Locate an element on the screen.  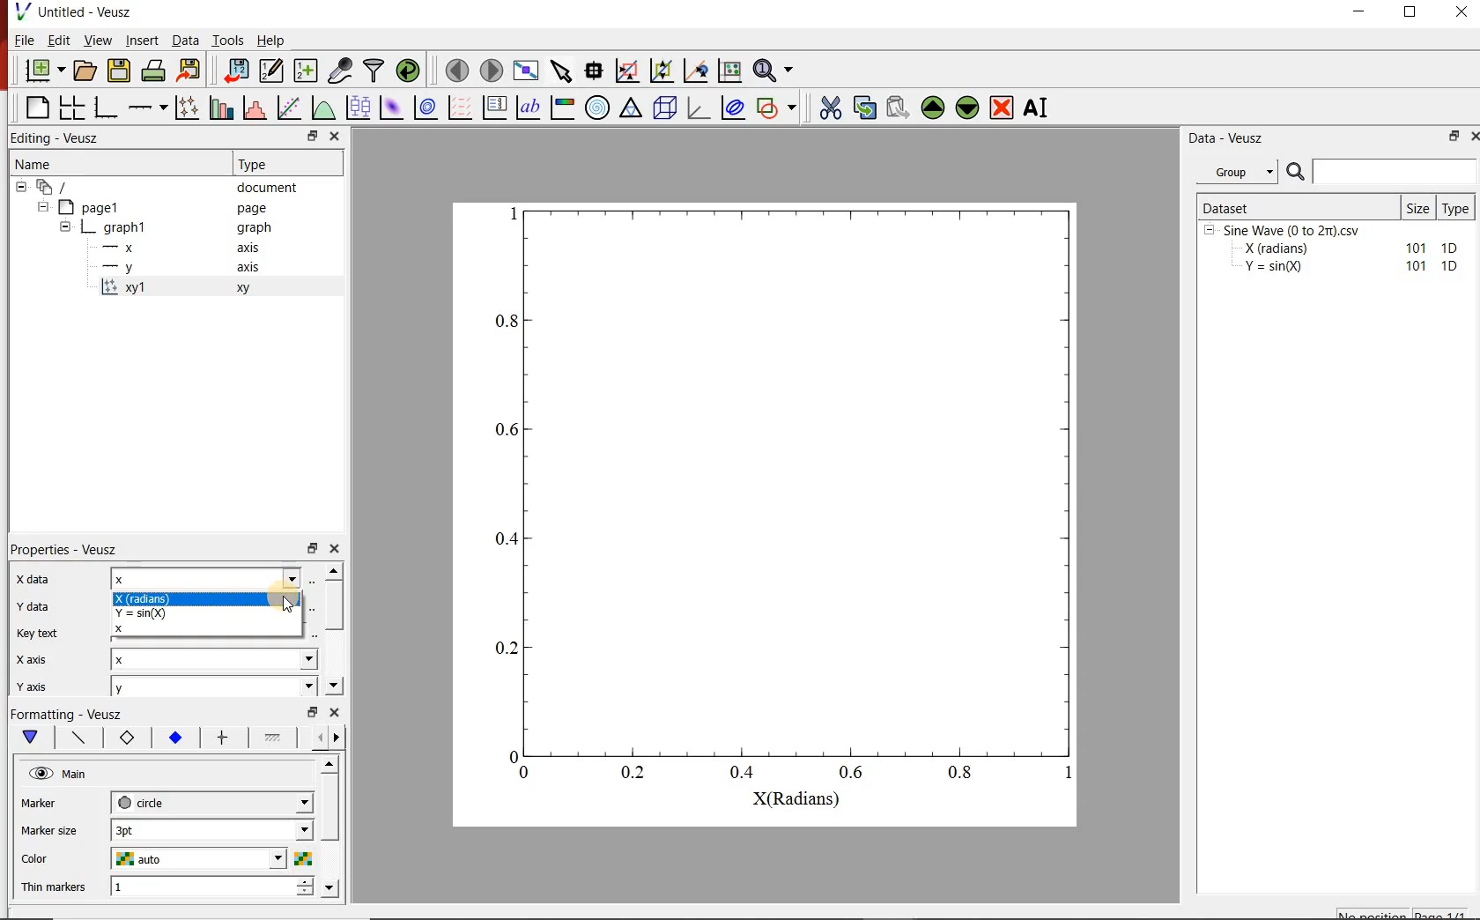
Horizontal scrollbar is located at coordinates (332, 825).